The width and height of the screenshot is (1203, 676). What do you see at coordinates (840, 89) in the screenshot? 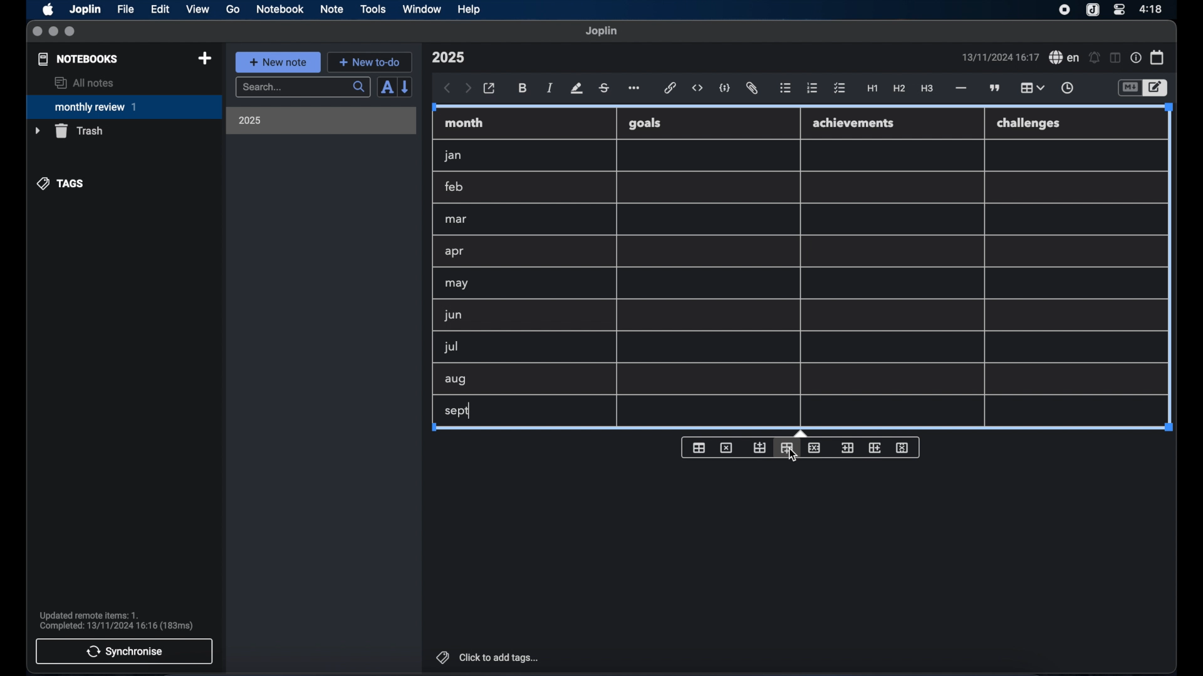
I see `check  list` at bounding box center [840, 89].